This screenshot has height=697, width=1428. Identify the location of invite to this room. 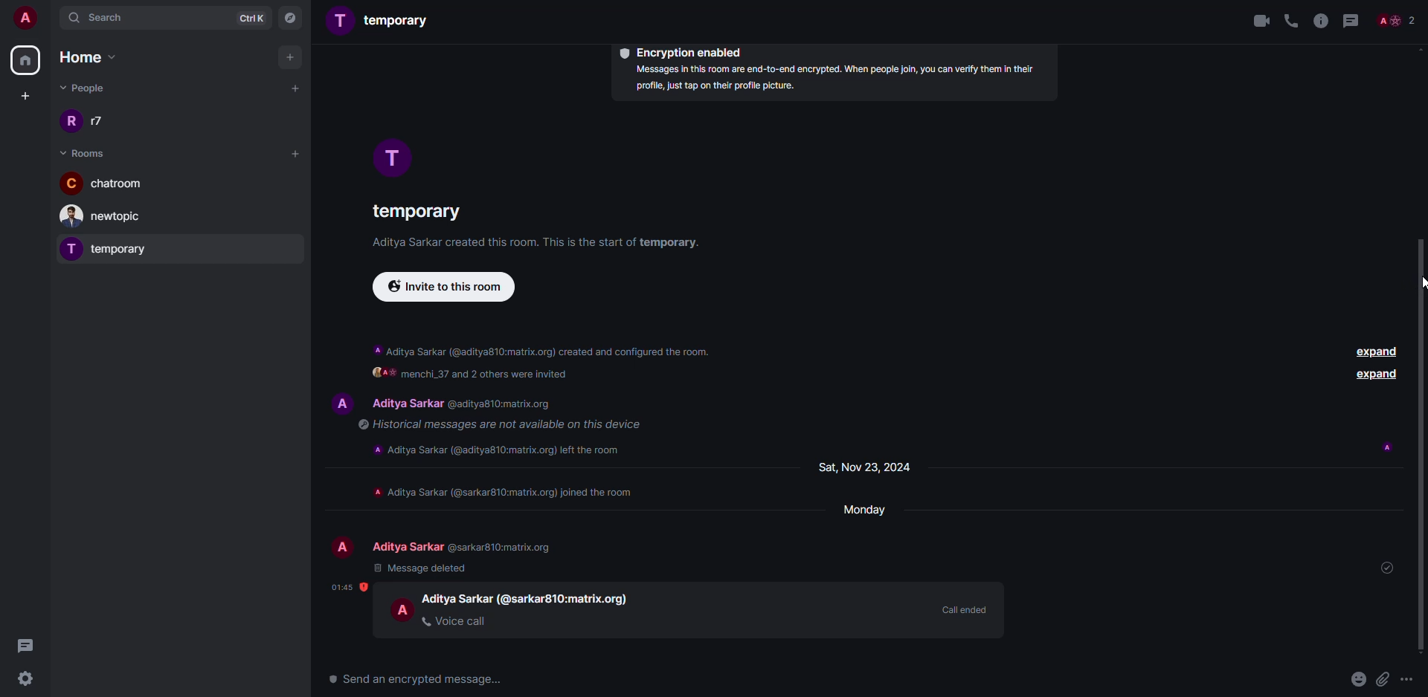
(443, 287).